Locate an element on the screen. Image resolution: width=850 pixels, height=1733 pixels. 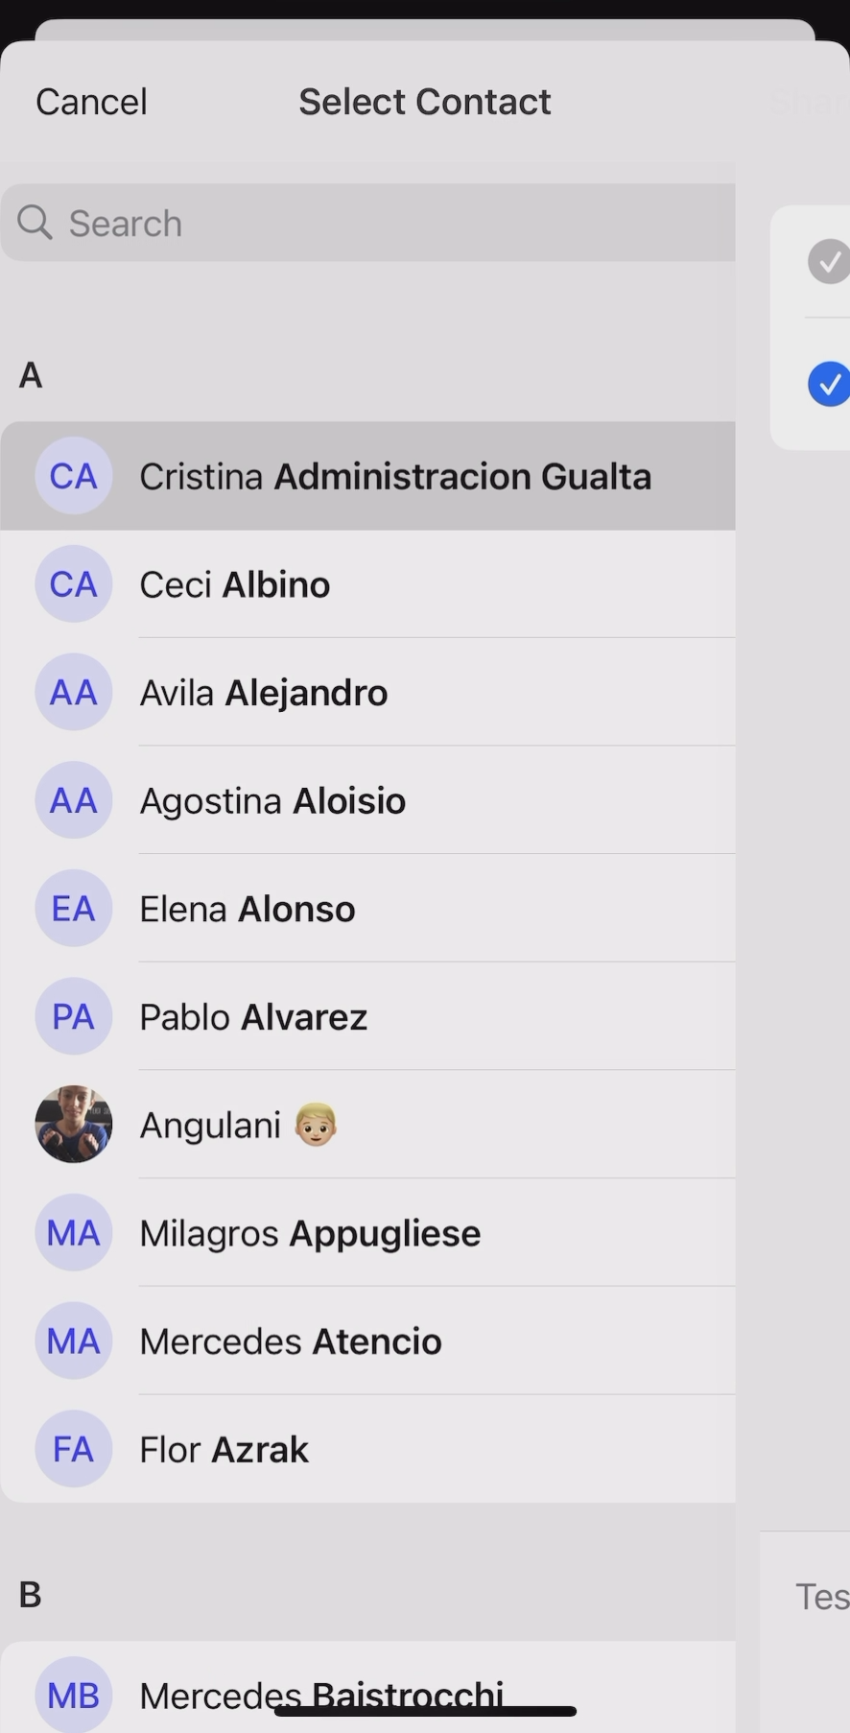
A is located at coordinates (30, 374).